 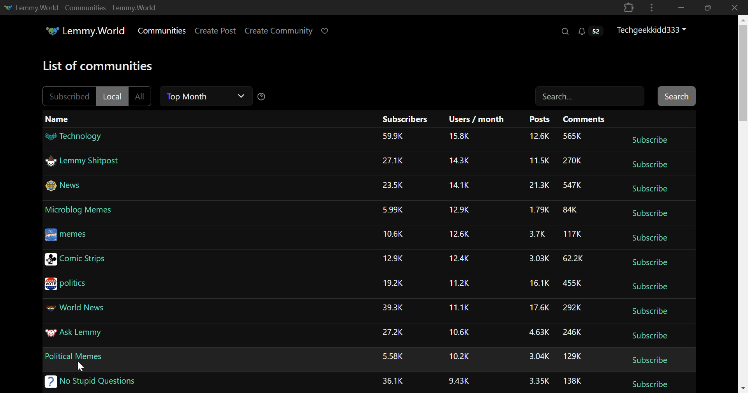 I want to click on Amount, so click(x=538, y=186).